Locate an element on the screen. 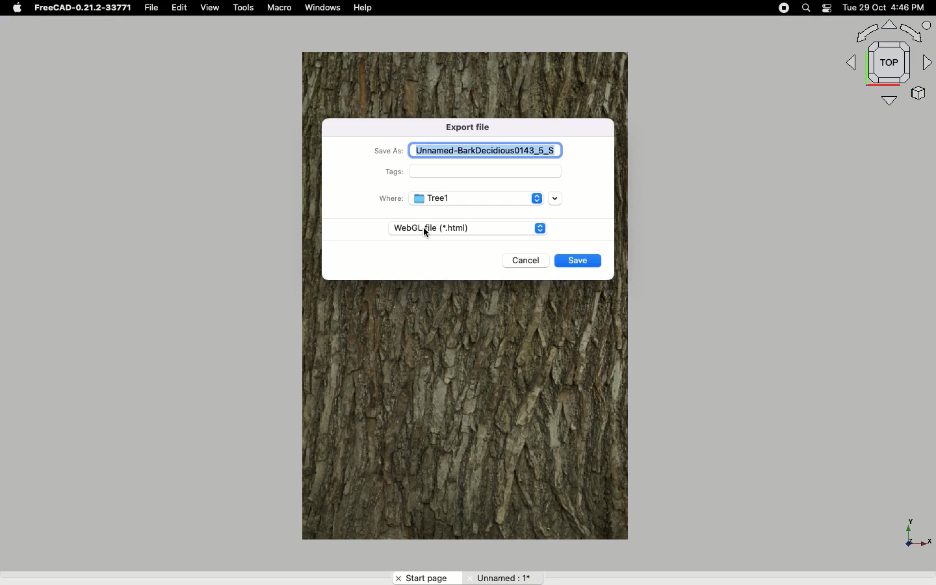 The height and width of the screenshot is (585, 936). Where is located at coordinates (389, 198).